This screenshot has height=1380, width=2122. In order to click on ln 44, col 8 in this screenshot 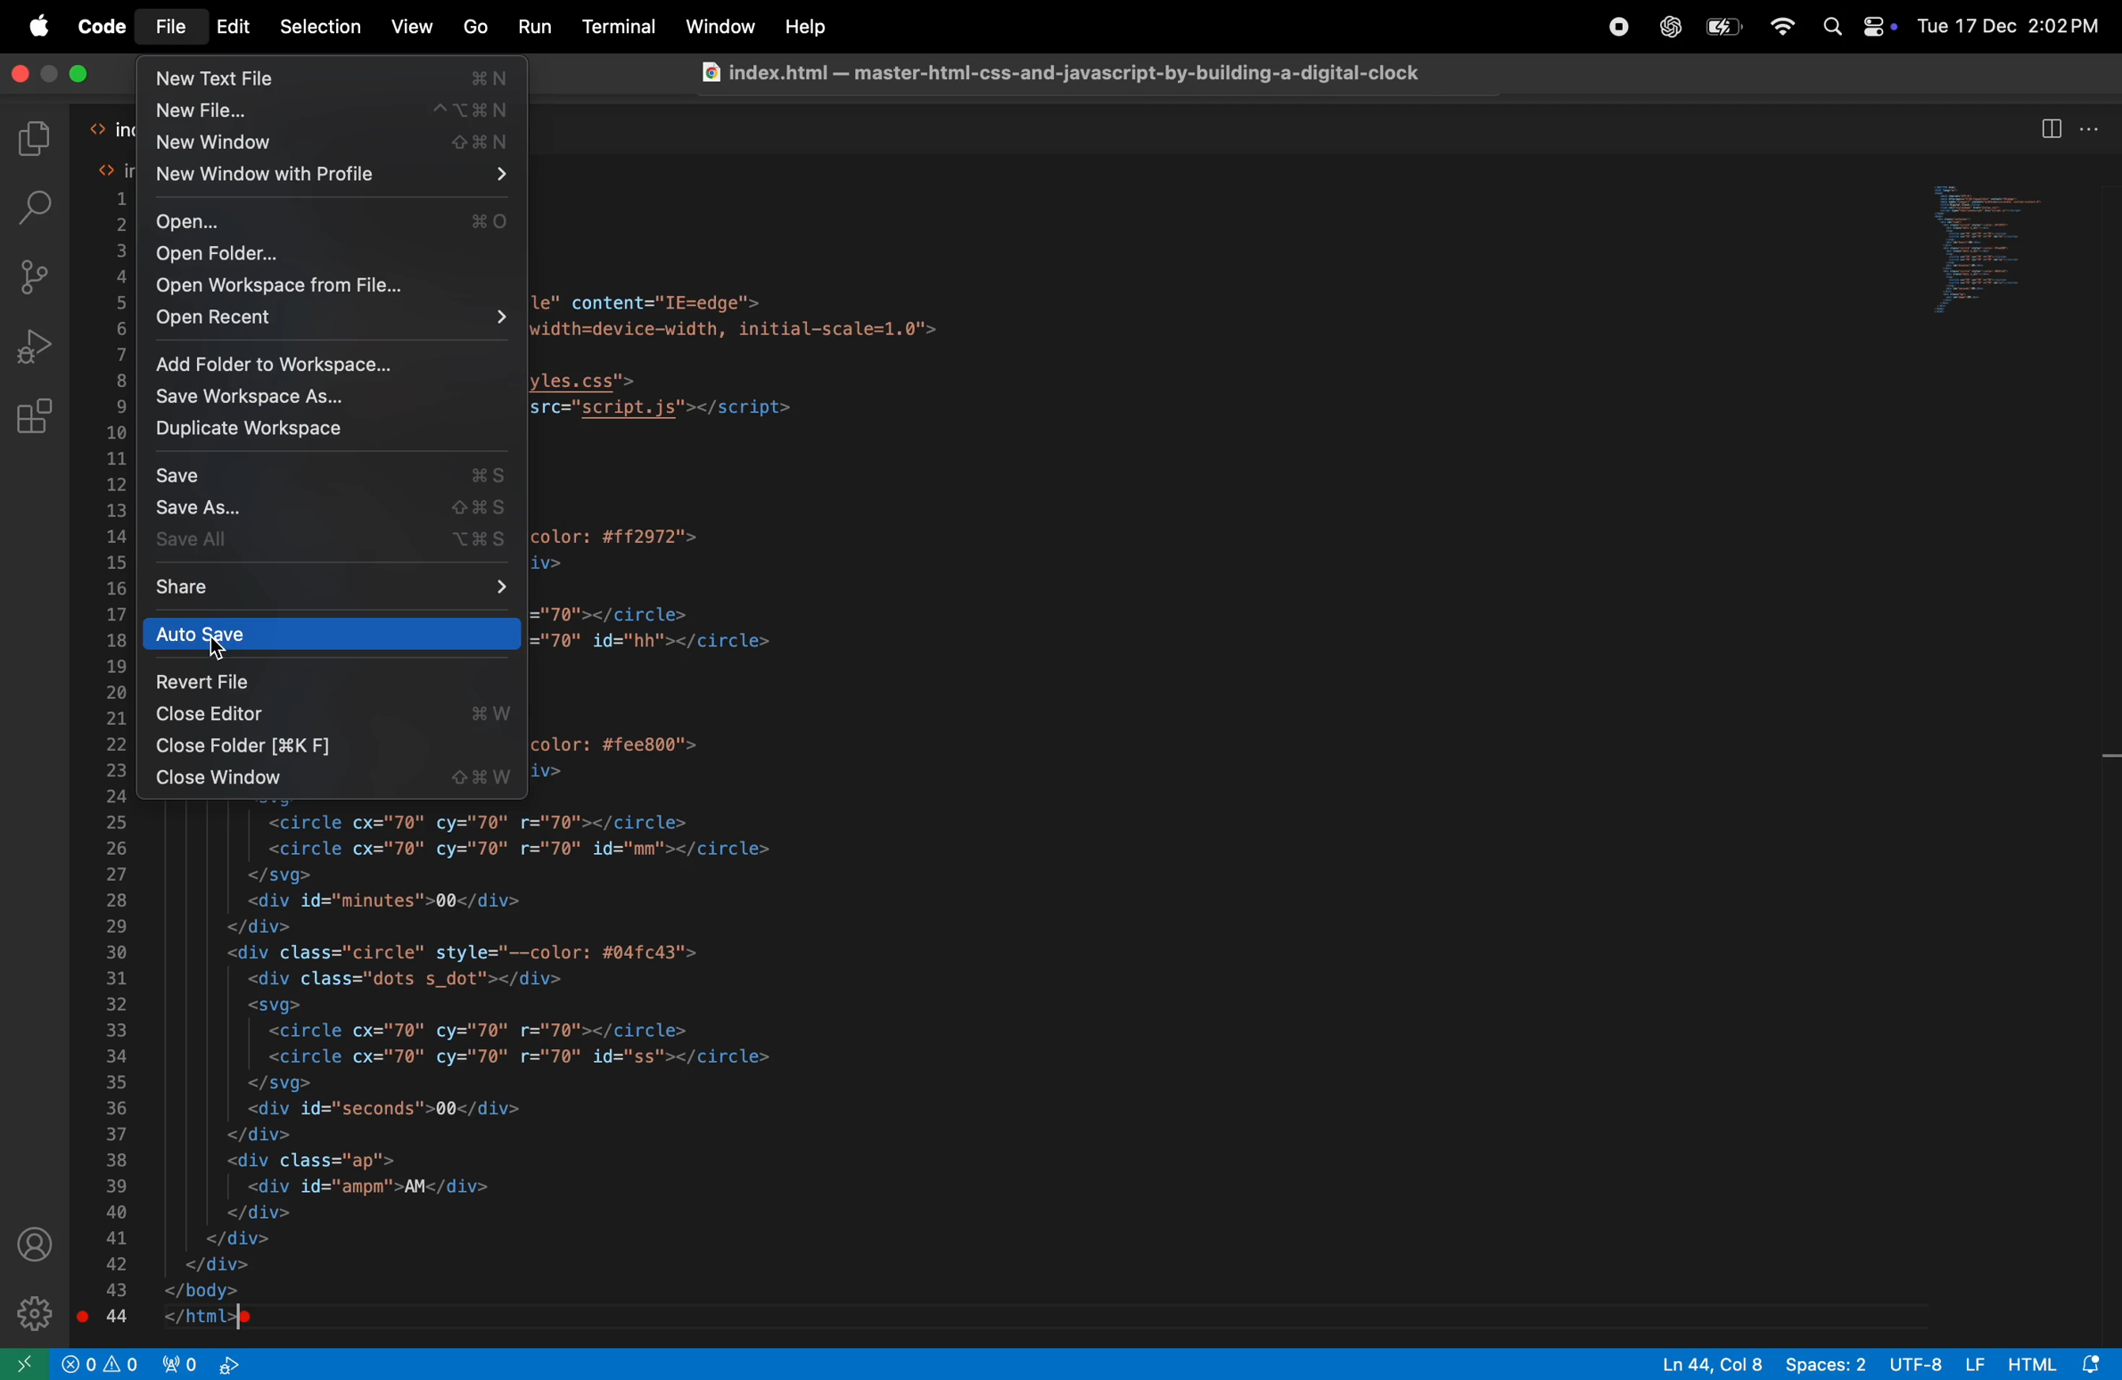, I will do `click(1711, 1363)`.